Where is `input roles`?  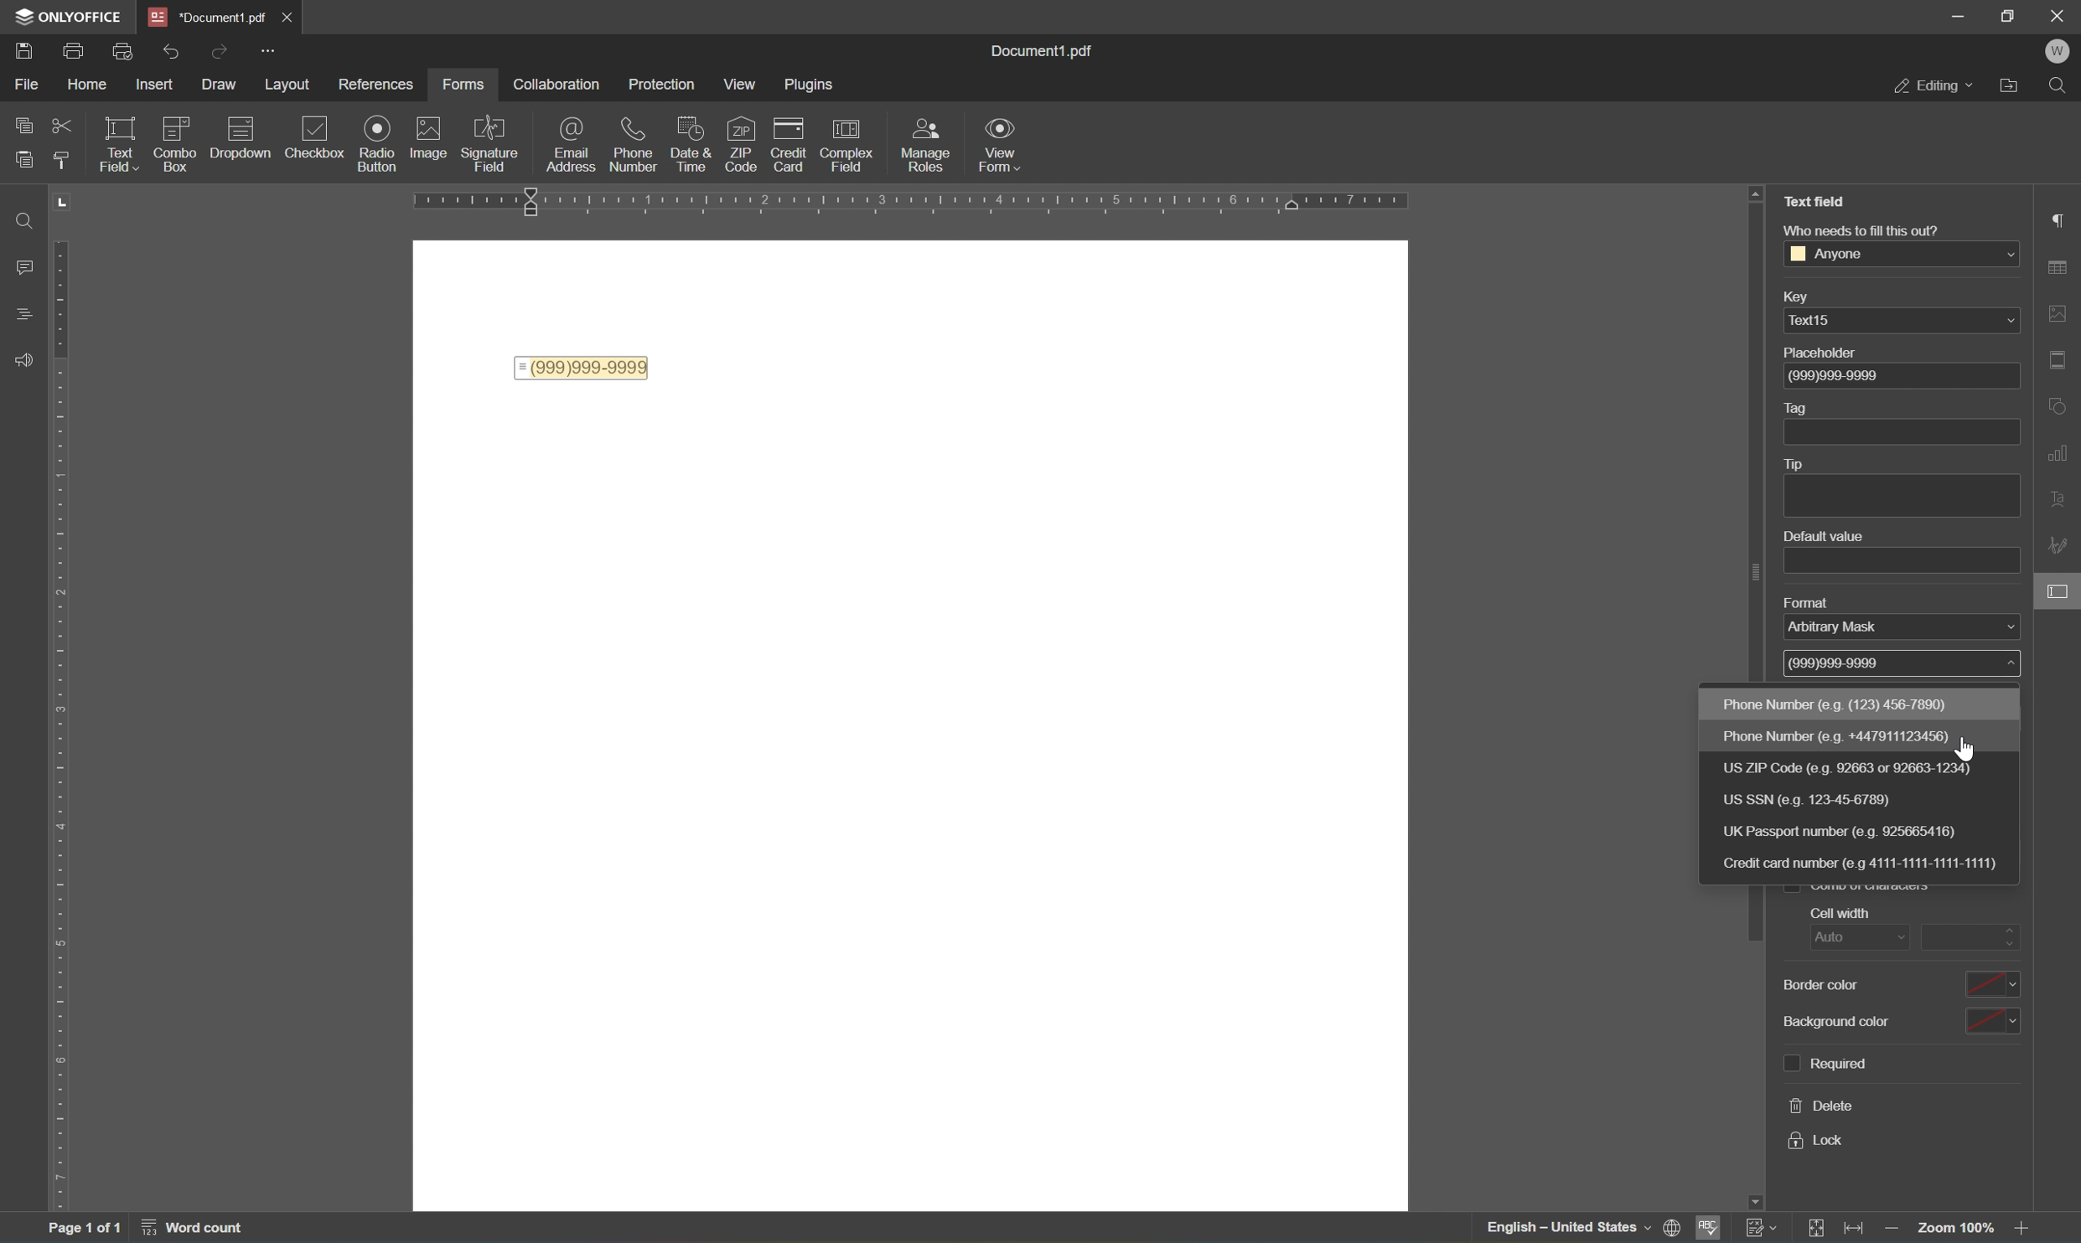
input roles is located at coordinates (929, 145).